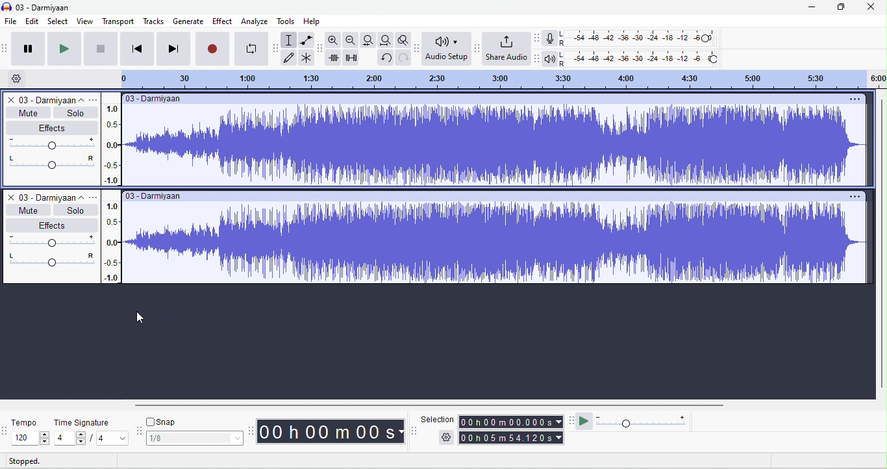  What do you see at coordinates (309, 40) in the screenshot?
I see `envelop` at bounding box center [309, 40].